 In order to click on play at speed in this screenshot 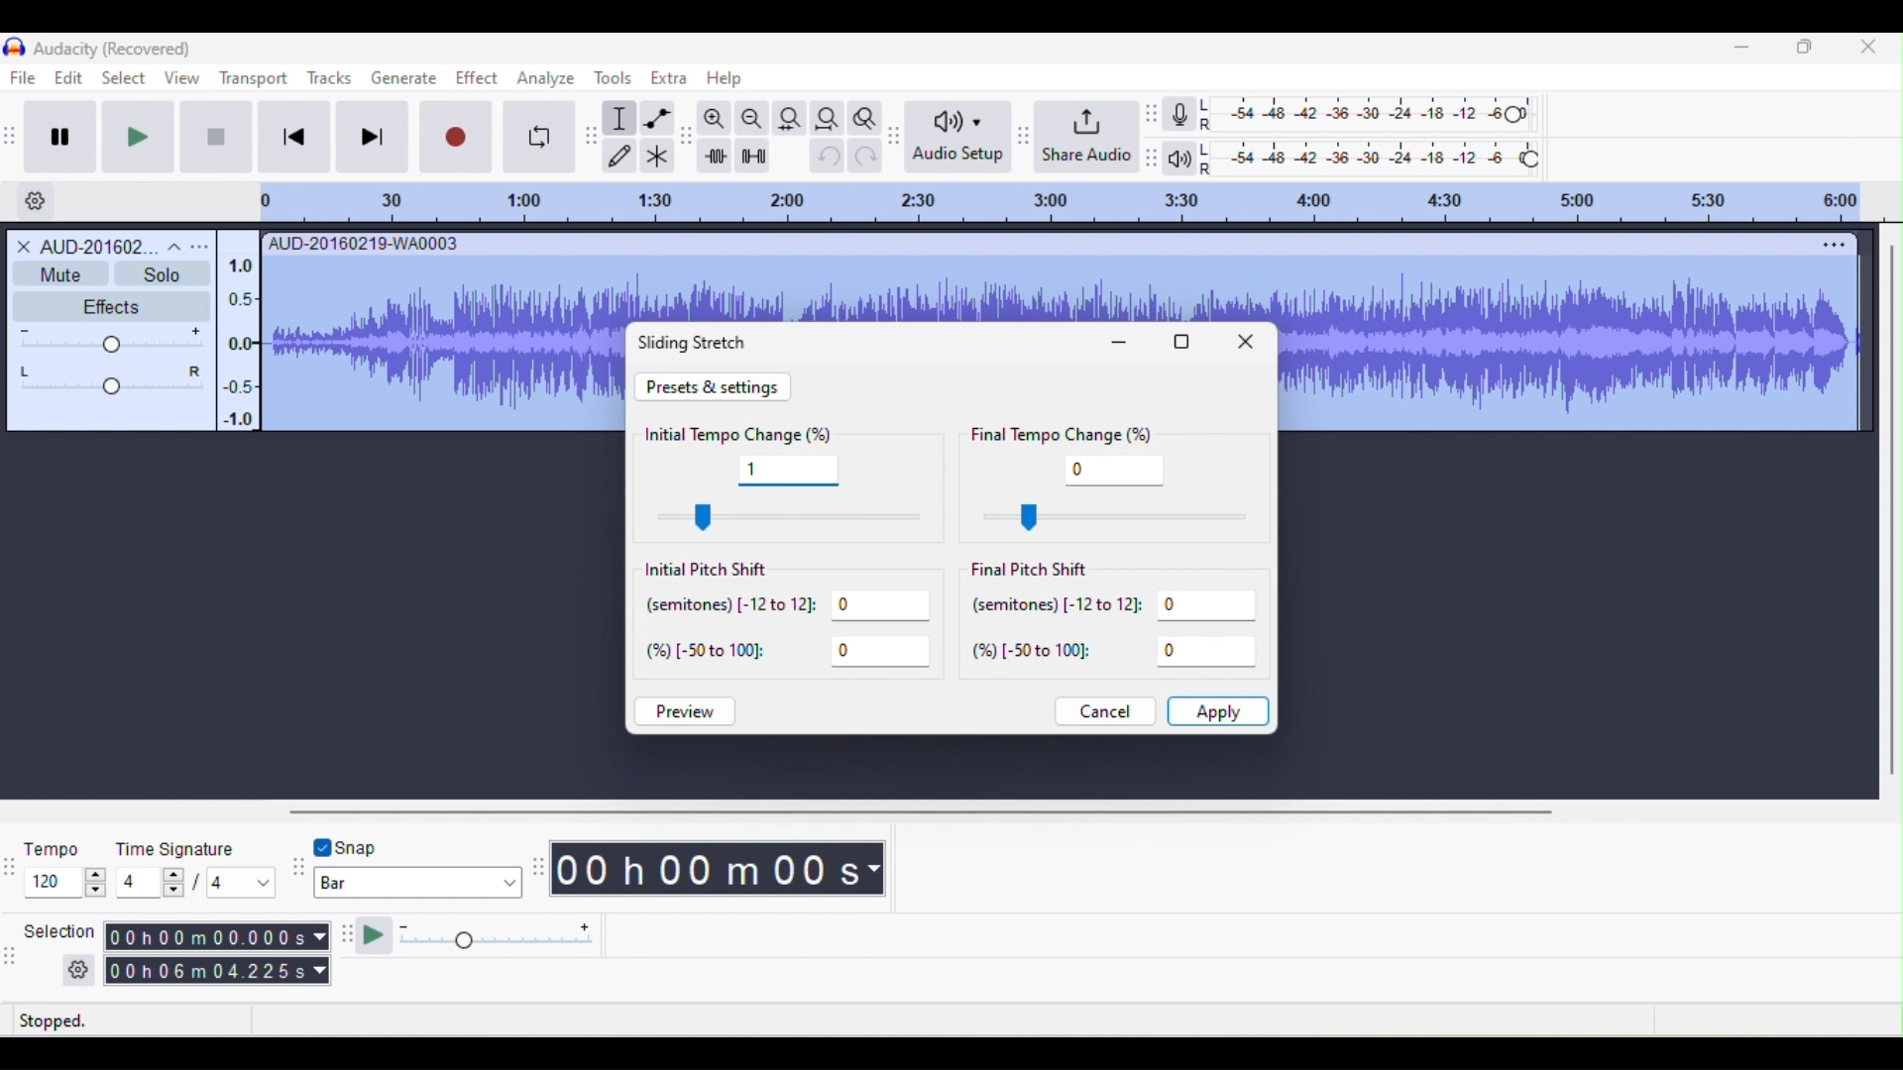, I will do `click(490, 938)`.